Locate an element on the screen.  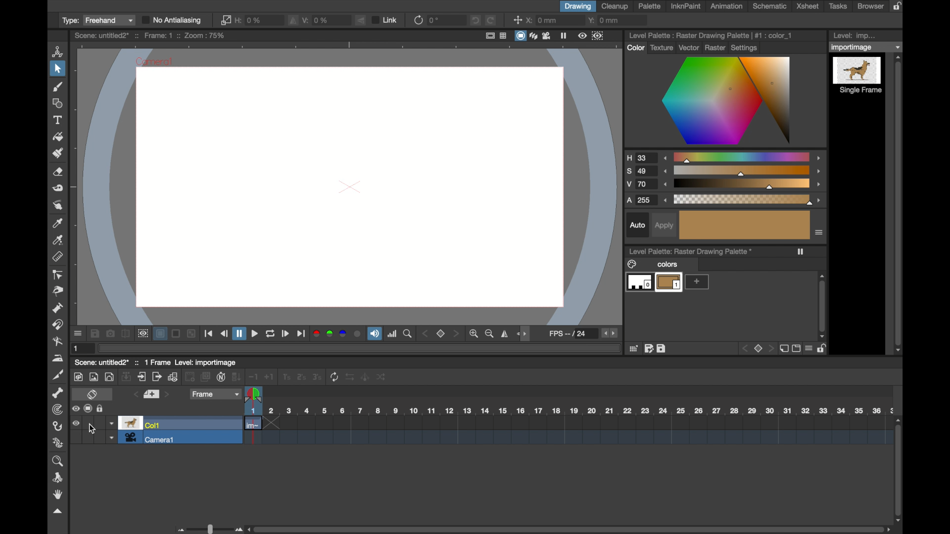
zoom in is located at coordinates (475, 334).